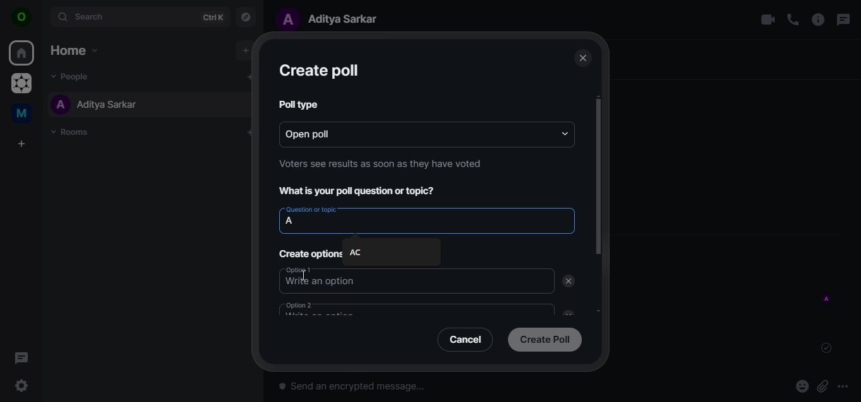  I want to click on scrollbar, so click(597, 177).